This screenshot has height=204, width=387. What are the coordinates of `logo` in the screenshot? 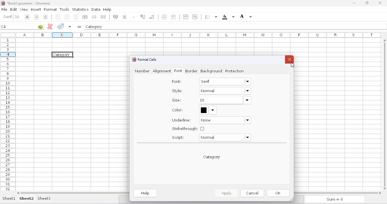 It's located at (3, 3).